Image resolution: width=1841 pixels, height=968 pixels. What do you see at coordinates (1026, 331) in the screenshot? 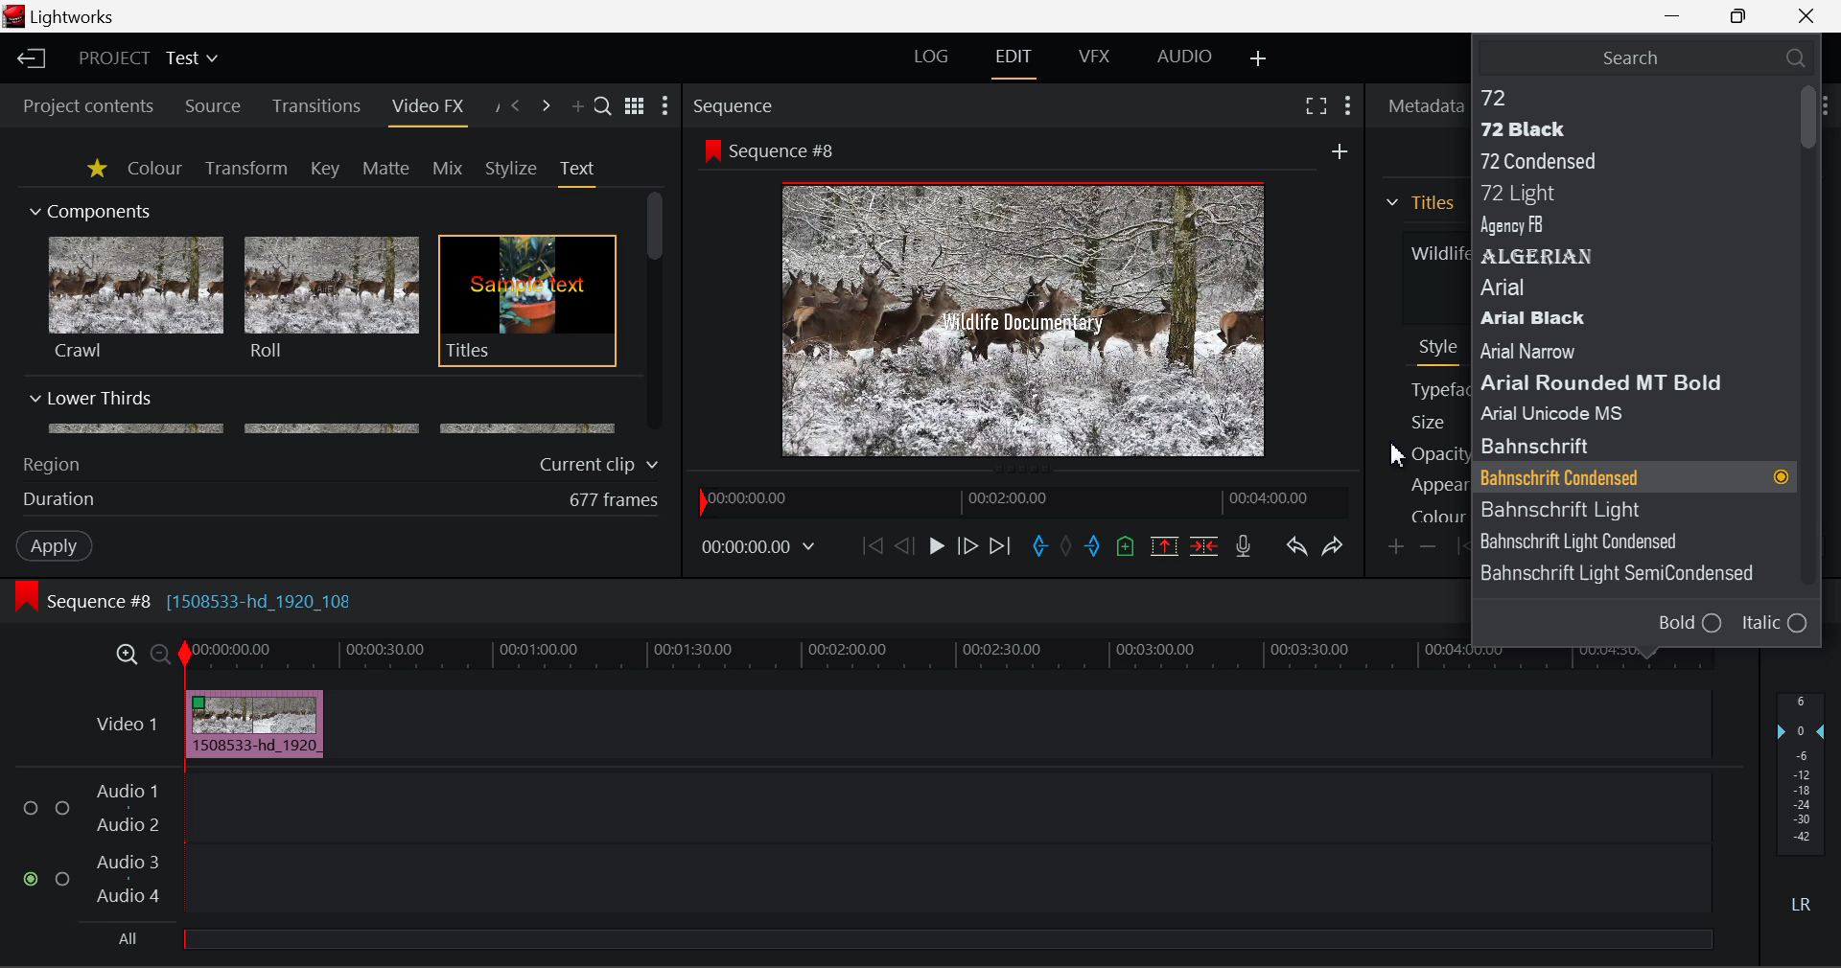
I see `Typeface Updated in Preview` at bounding box center [1026, 331].